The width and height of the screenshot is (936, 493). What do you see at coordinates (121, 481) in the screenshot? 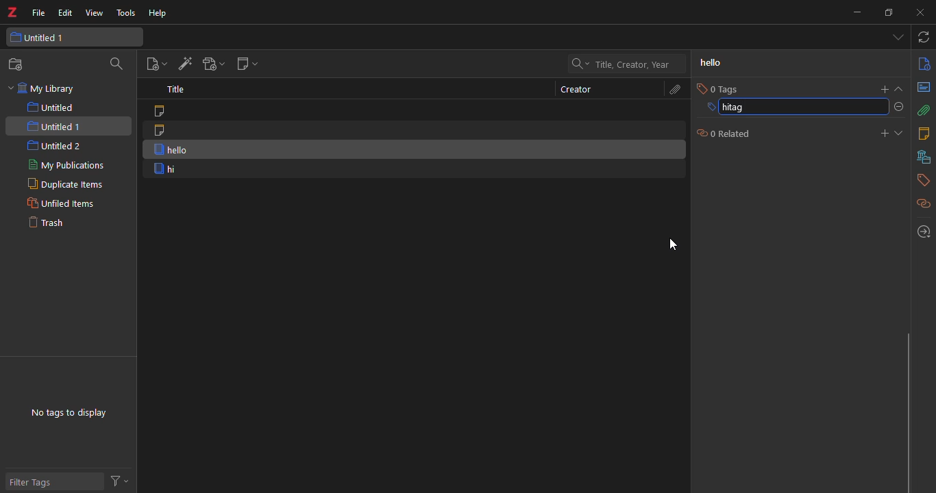
I see `actions` at bounding box center [121, 481].